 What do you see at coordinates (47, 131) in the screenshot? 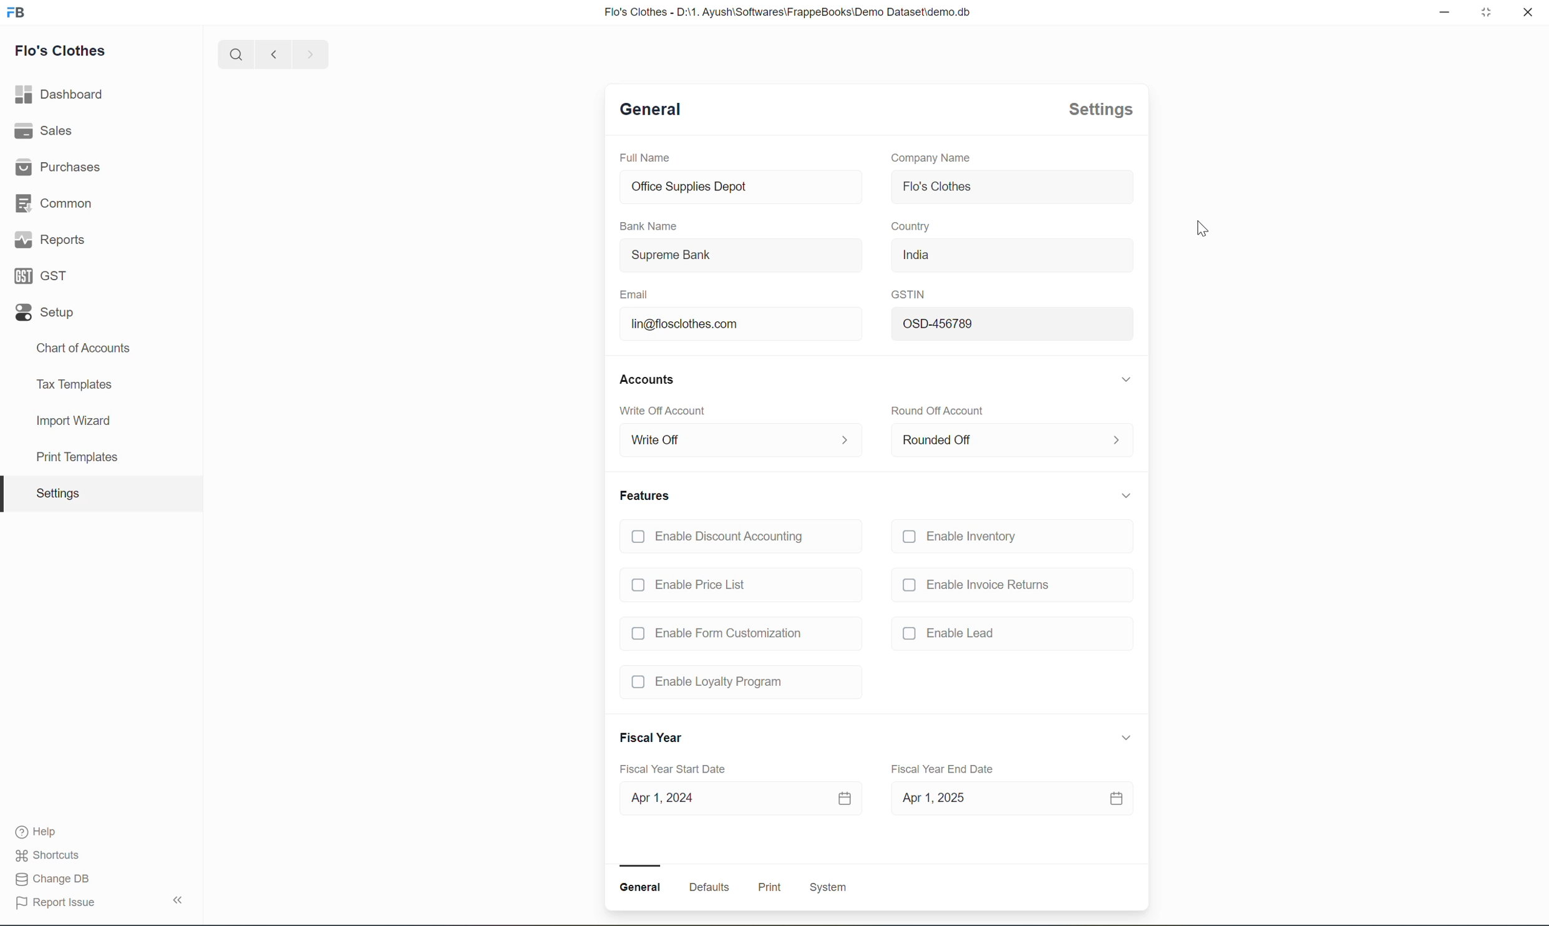
I see `Sales` at bounding box center [47, 131].